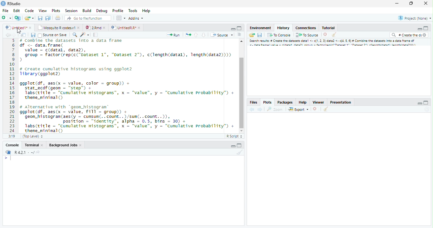  What do you see at coordinates (133, 11) in the screenshot?
I see `Tools` at bounding box center [133, 11].